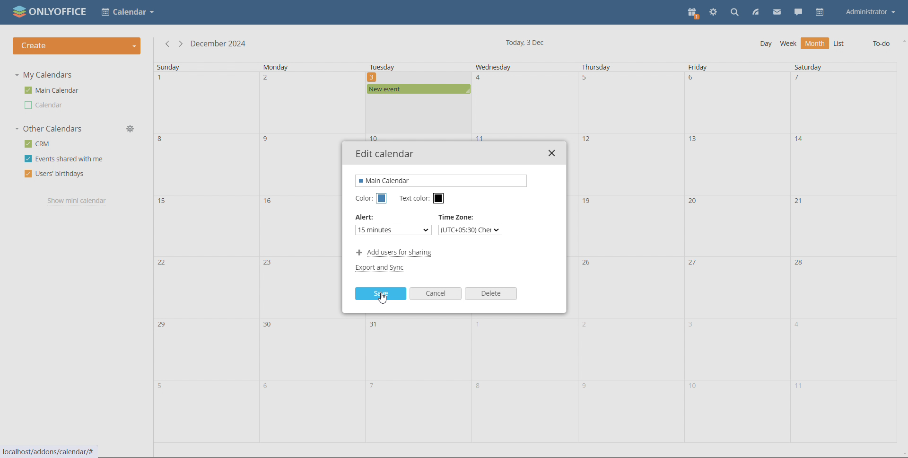 This screenshot has height=458, width=908. Describe the element at coordinates (844, 411) in the screenshot. I see `date` at that location.